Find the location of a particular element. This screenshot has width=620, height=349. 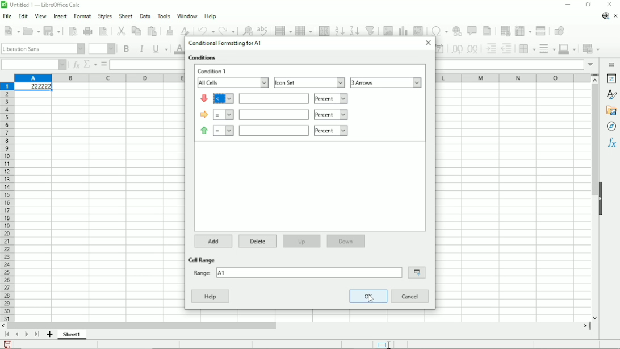

Horizontal scrollbar is located at coordinates (144, 325).